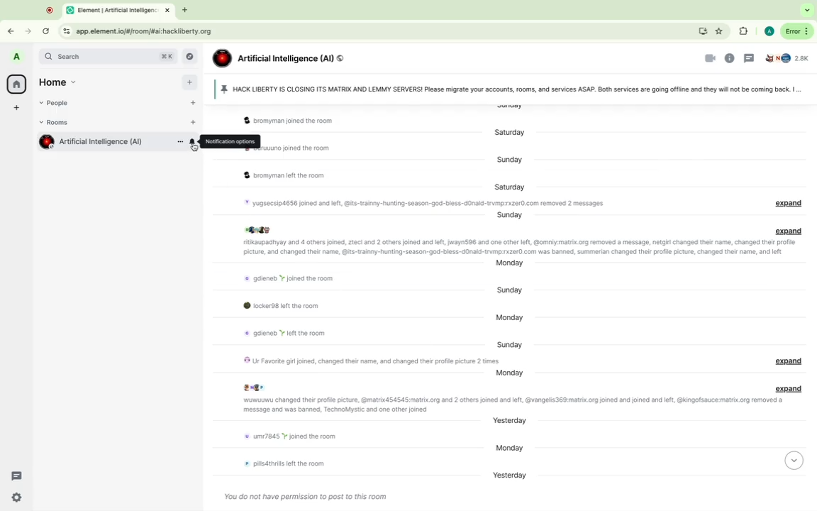 The image size is (817, 511). Describe the element at coordinates (508, 319) in the screenshot. I see `Day` at that location.